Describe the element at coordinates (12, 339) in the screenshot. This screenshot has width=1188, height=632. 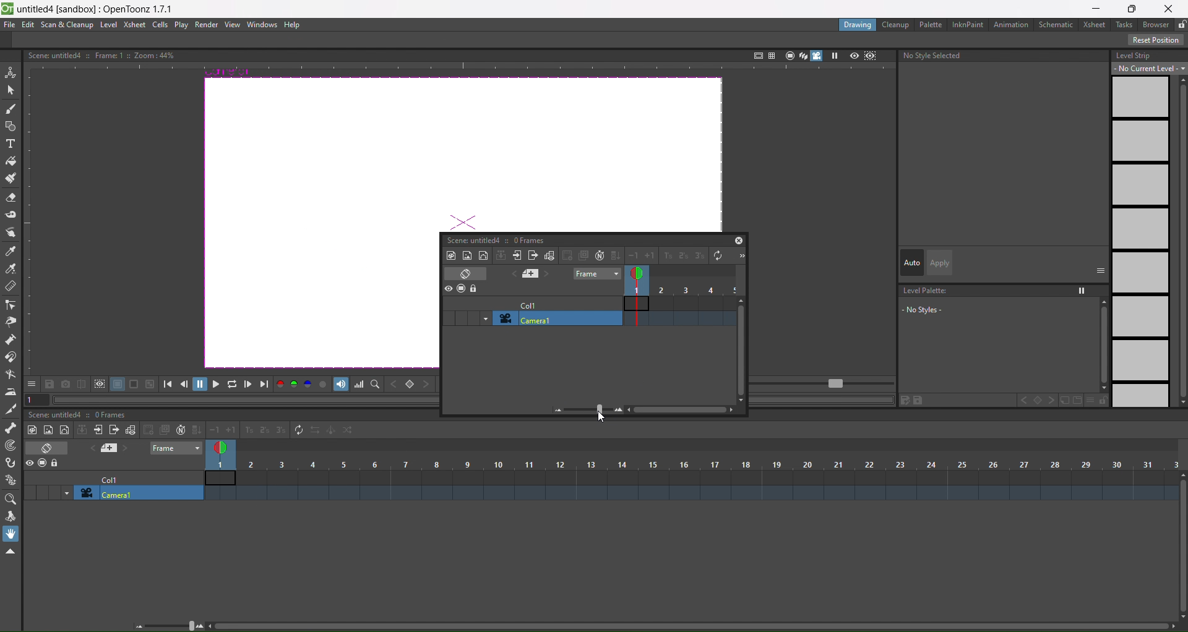
I see `pump tool` at that location.